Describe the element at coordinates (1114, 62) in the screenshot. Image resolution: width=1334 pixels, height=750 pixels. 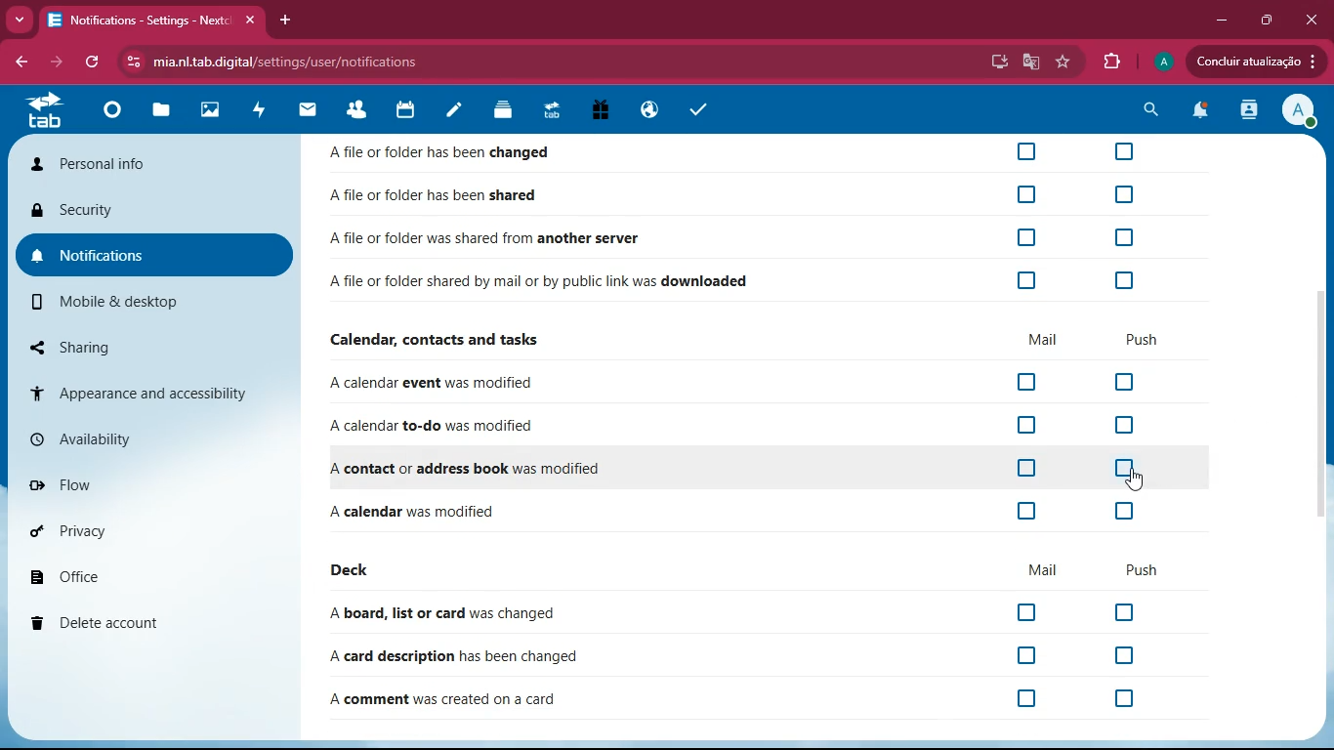
I see `extensions` at that location.